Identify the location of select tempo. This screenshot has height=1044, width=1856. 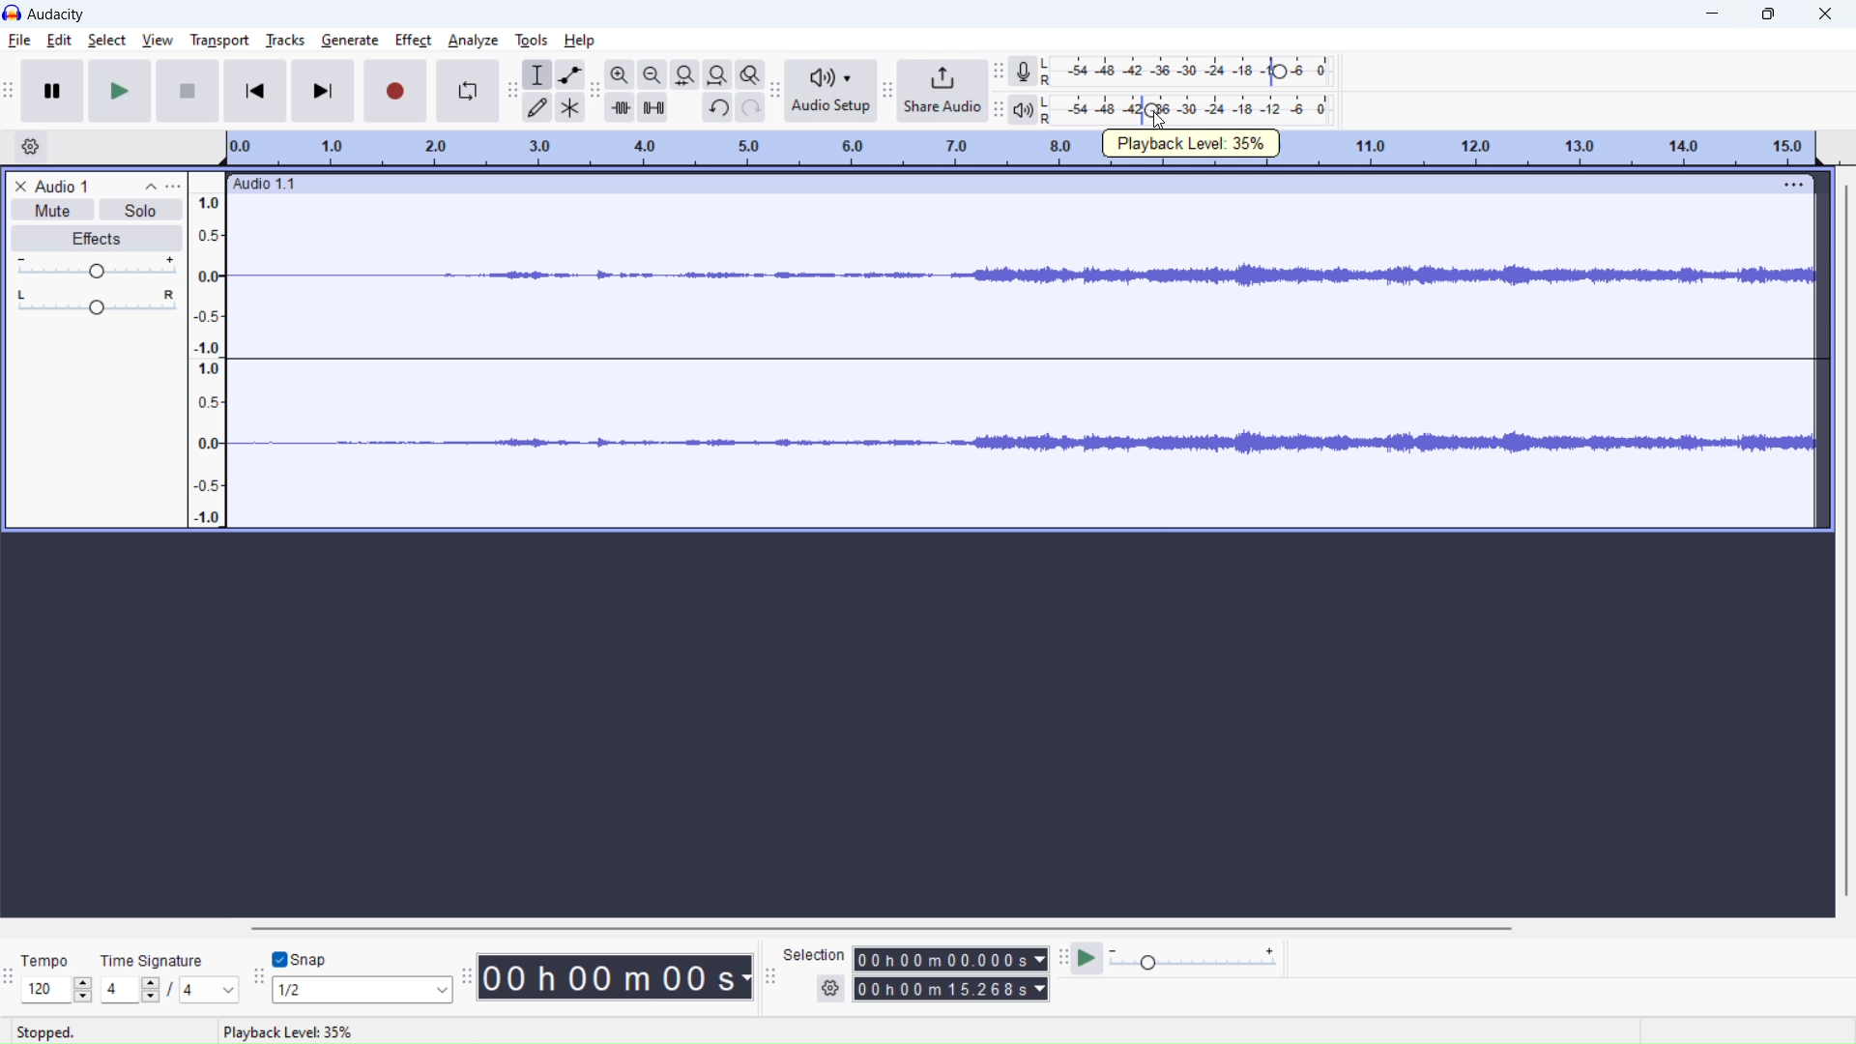
(57, 991).